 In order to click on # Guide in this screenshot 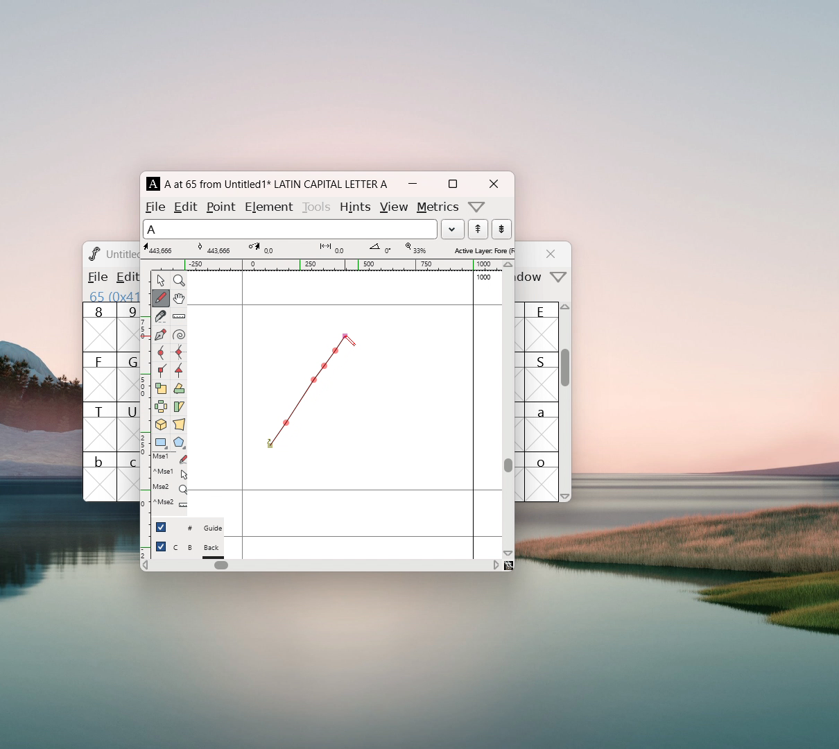, I will do `click(198, 528)`.